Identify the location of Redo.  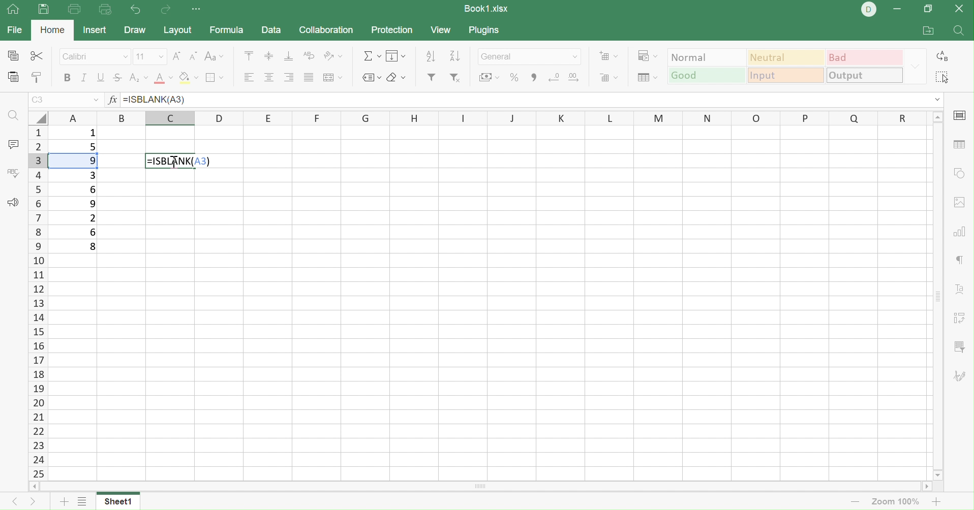
(167, 10).